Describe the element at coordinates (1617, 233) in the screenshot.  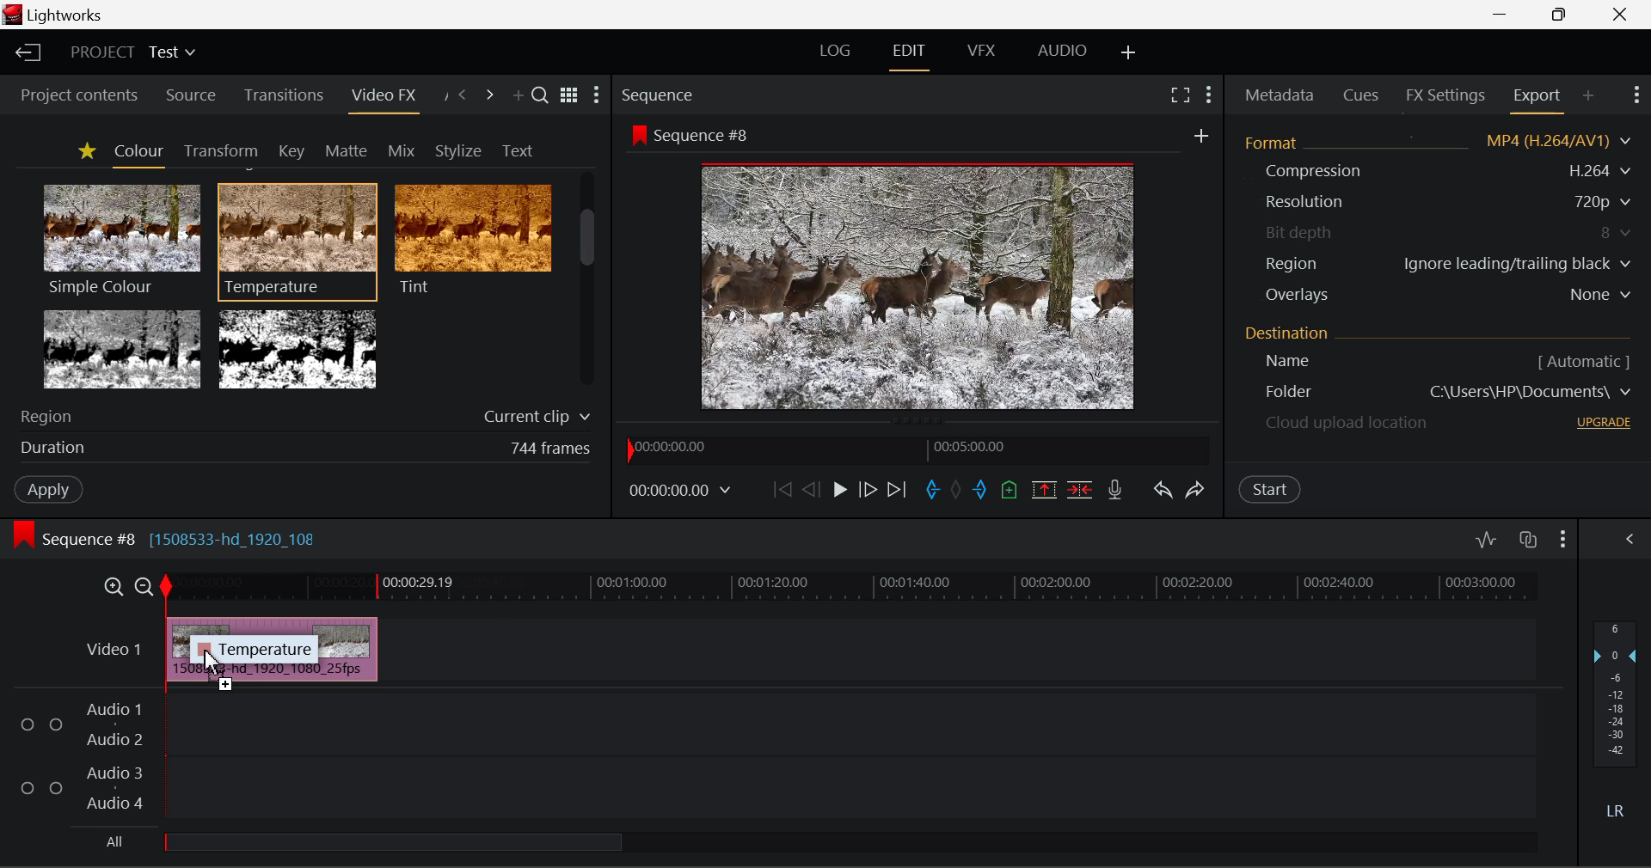
I see `8 ` at that location.